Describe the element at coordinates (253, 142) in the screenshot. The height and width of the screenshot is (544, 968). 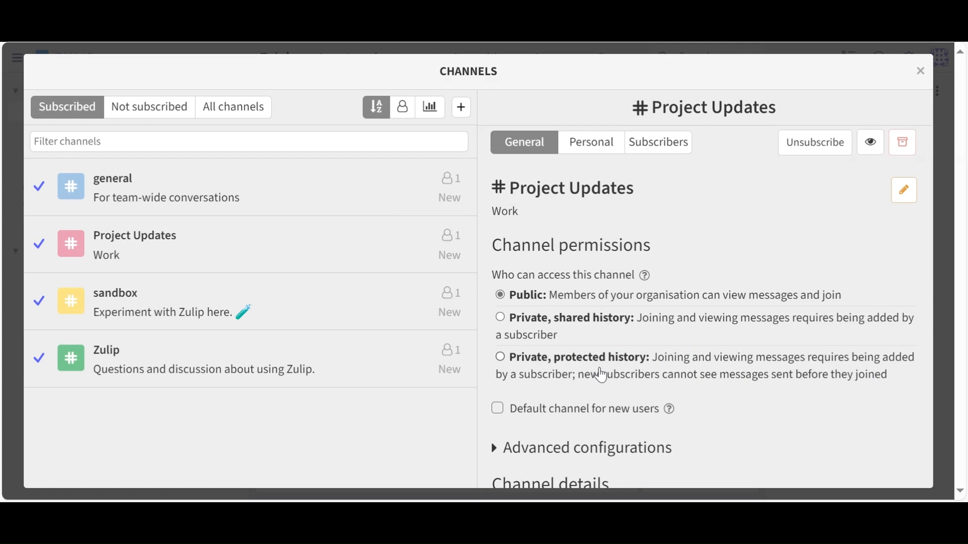
I see `Filter Channels` at that location.